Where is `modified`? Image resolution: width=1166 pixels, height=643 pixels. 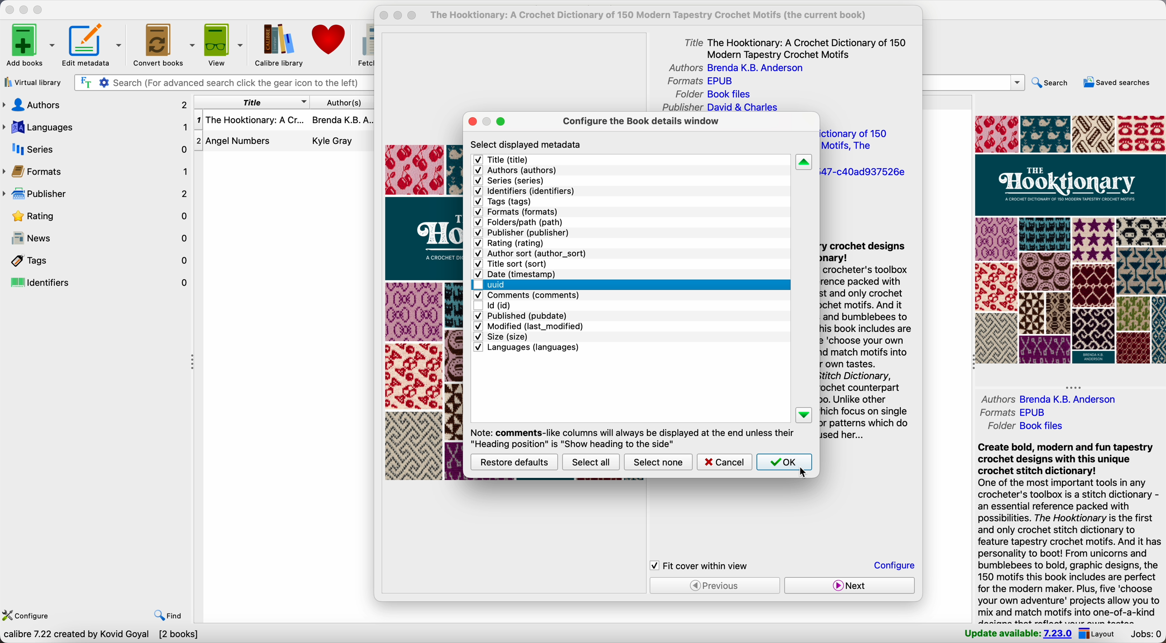 modified is located at coordinates (529, 325).